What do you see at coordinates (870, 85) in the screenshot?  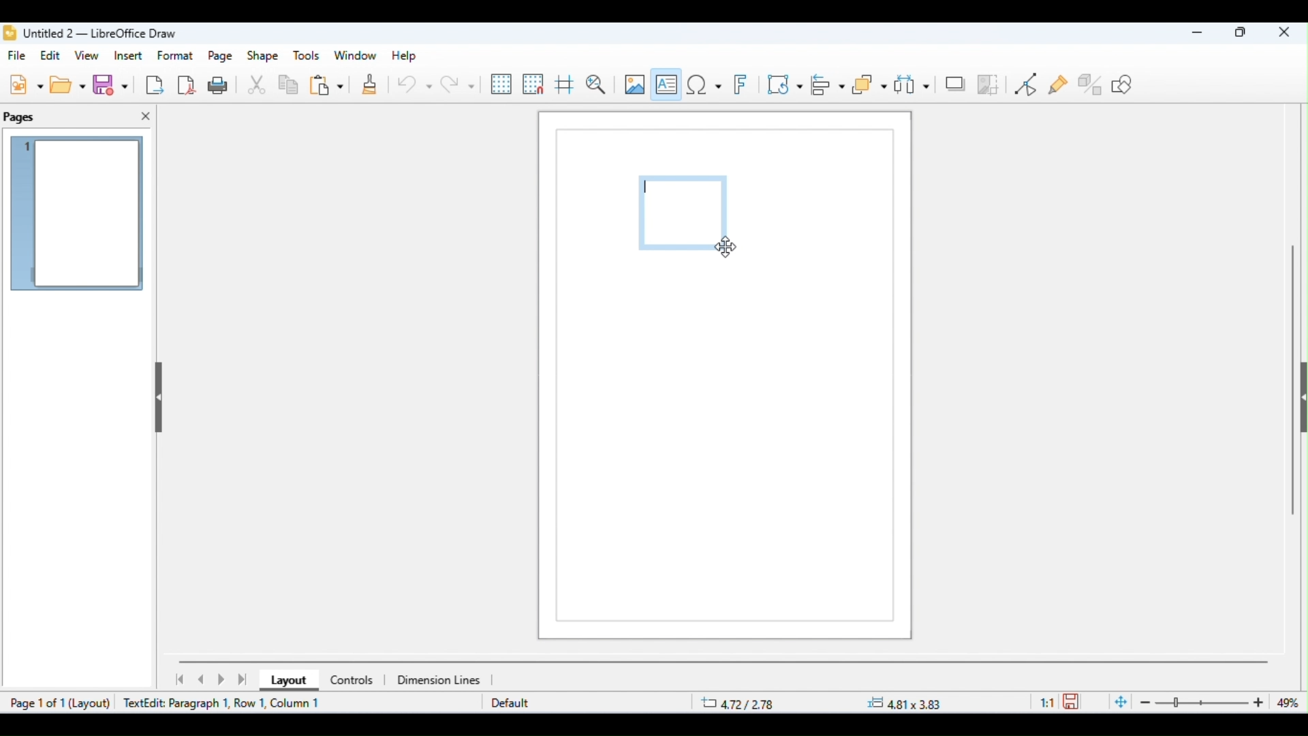 I see `arrange` at bounding box center [870, 85].